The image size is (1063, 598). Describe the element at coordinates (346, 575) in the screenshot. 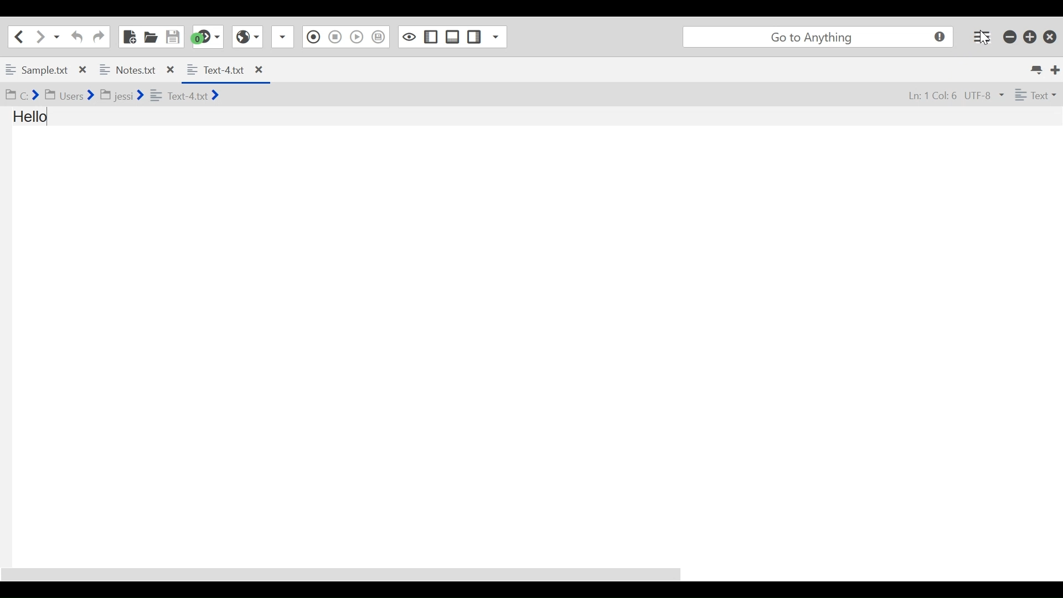

I see `Horizontal Scroll bar` at that location.